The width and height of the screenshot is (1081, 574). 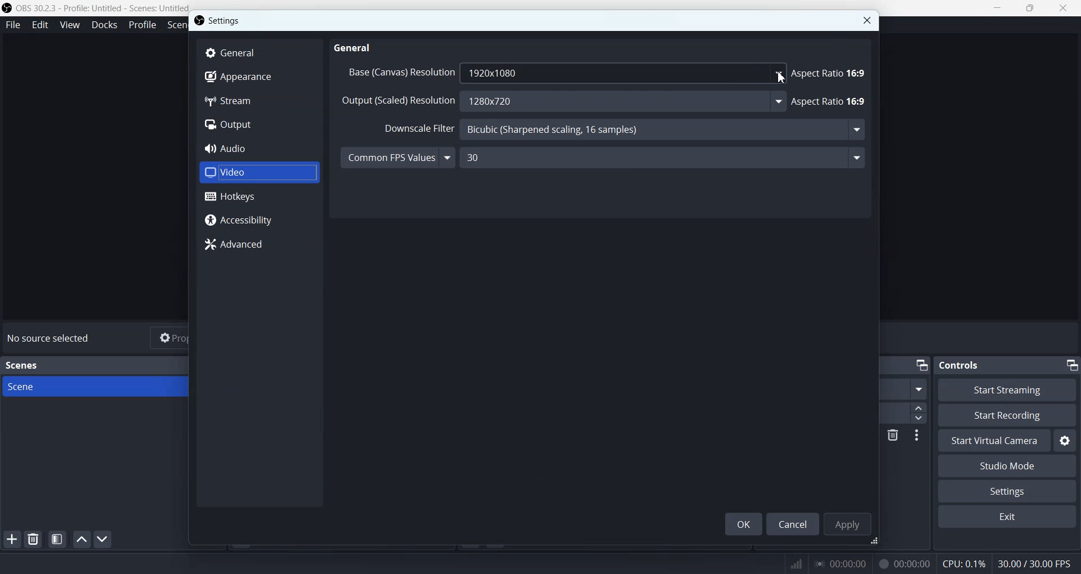 I want to click on Remove selected Scene, so click(x=34, y=539).